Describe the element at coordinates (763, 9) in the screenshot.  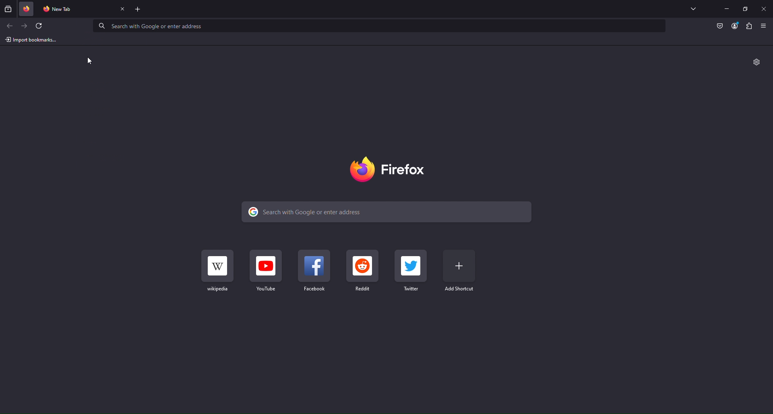
I see `Close` at that location.